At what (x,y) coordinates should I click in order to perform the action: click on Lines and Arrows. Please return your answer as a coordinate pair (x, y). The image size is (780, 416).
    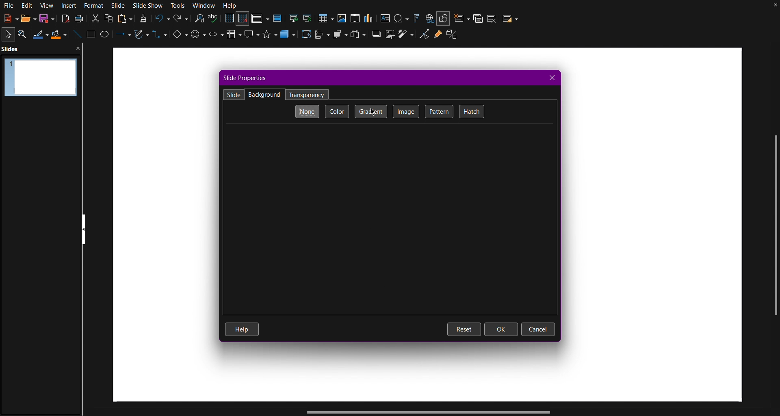
    Looking at the image, I should click on (121, 36).